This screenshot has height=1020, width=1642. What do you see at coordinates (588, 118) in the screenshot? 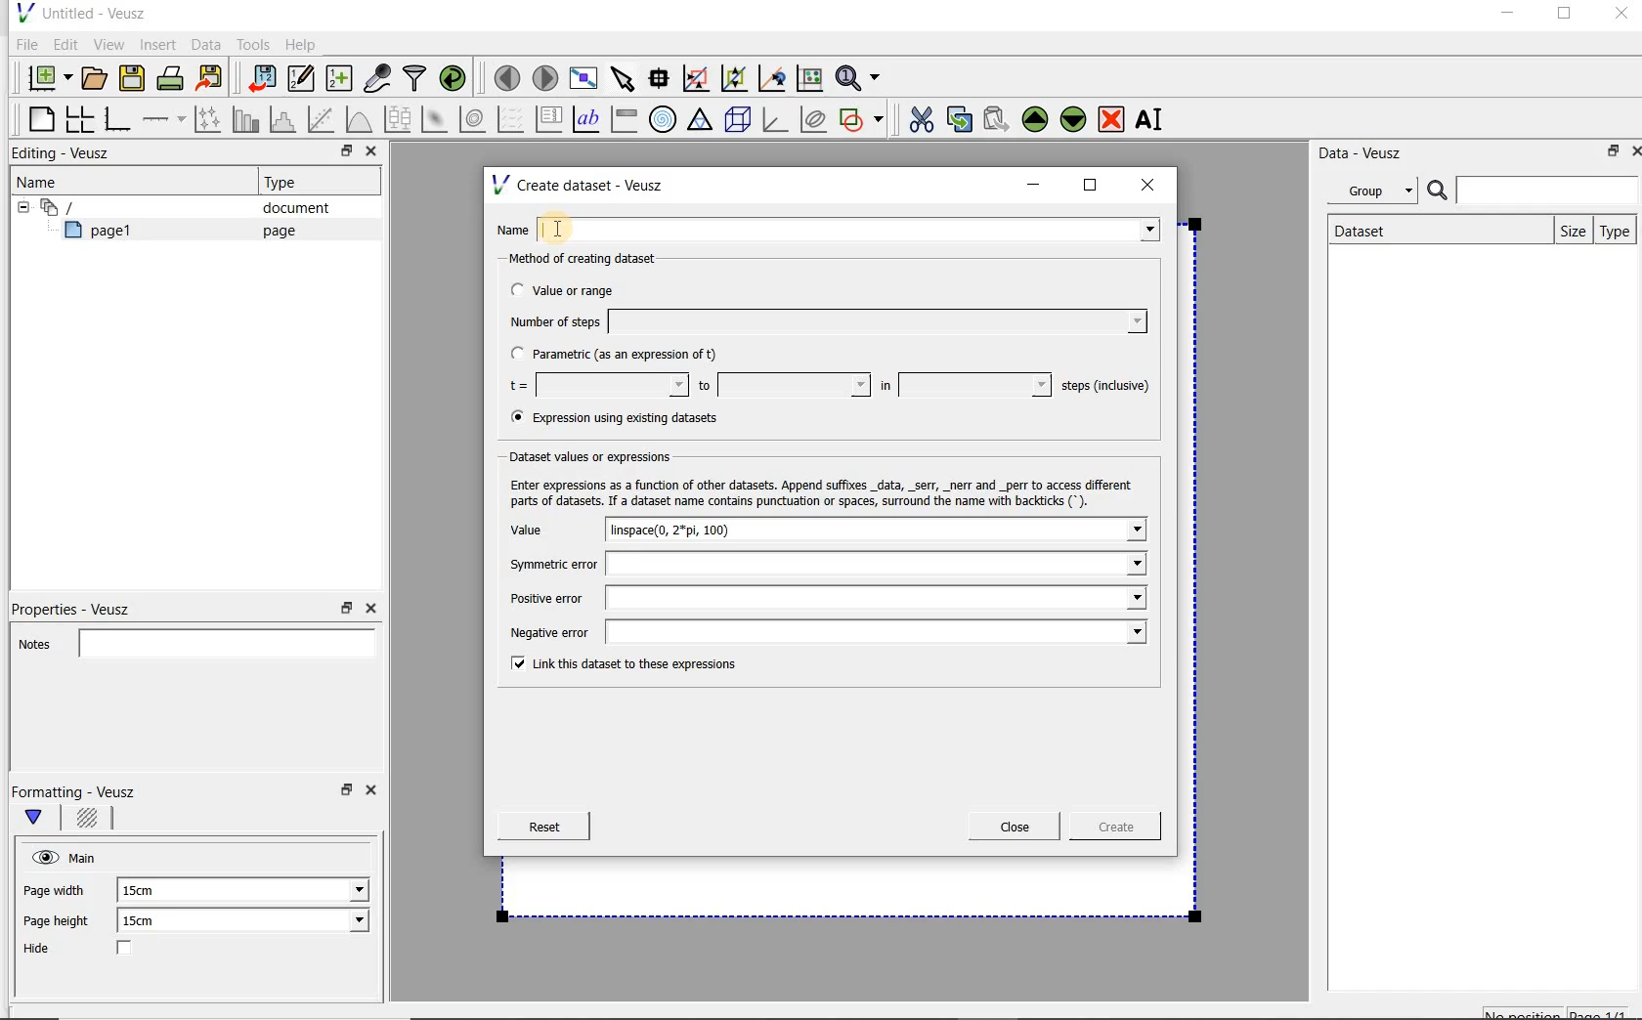
I see `text label` at bounding box center [588, 118].